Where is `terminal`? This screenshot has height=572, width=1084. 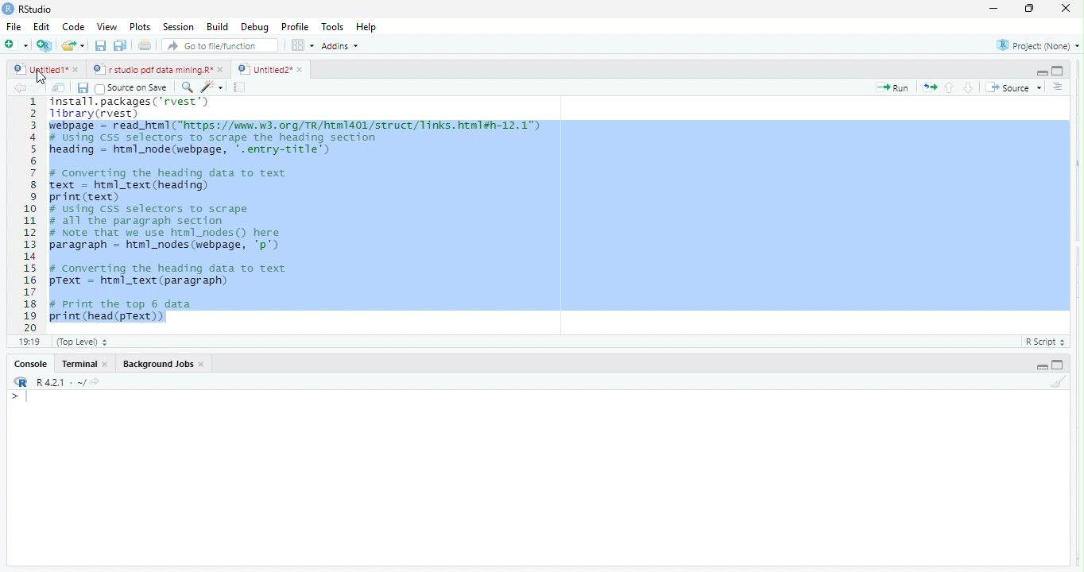 terminal is located at coordinates (81, 364).